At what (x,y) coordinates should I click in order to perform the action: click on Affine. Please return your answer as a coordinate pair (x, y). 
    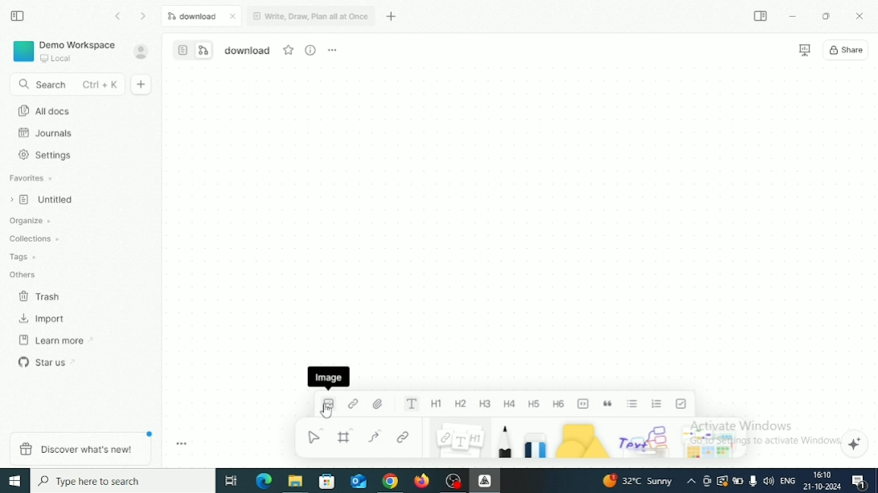
    Looking at the image, I should click on (485, 480).